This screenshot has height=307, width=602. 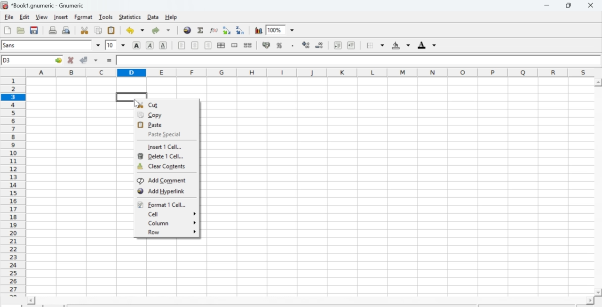 I want to click on Border, so click(x=375, y=46).